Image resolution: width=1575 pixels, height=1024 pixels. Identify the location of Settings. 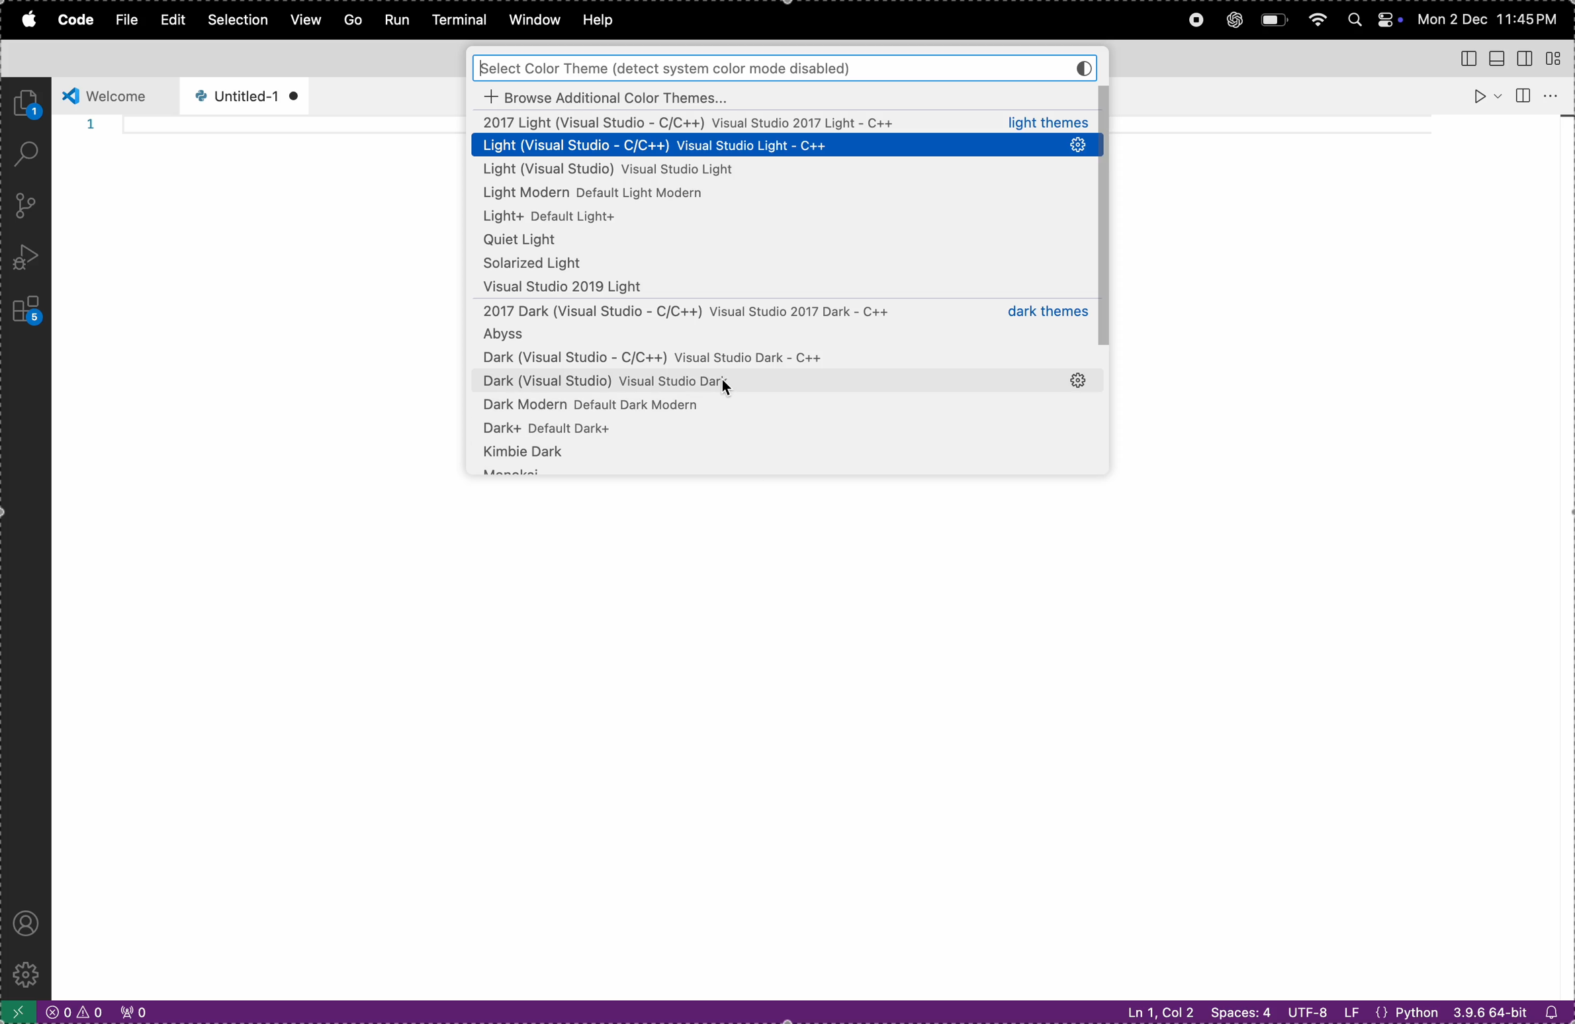
(24, 974).